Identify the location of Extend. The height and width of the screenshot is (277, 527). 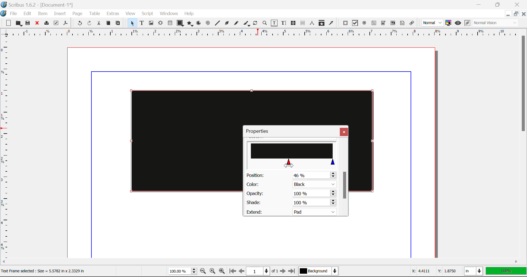
(293, 211).